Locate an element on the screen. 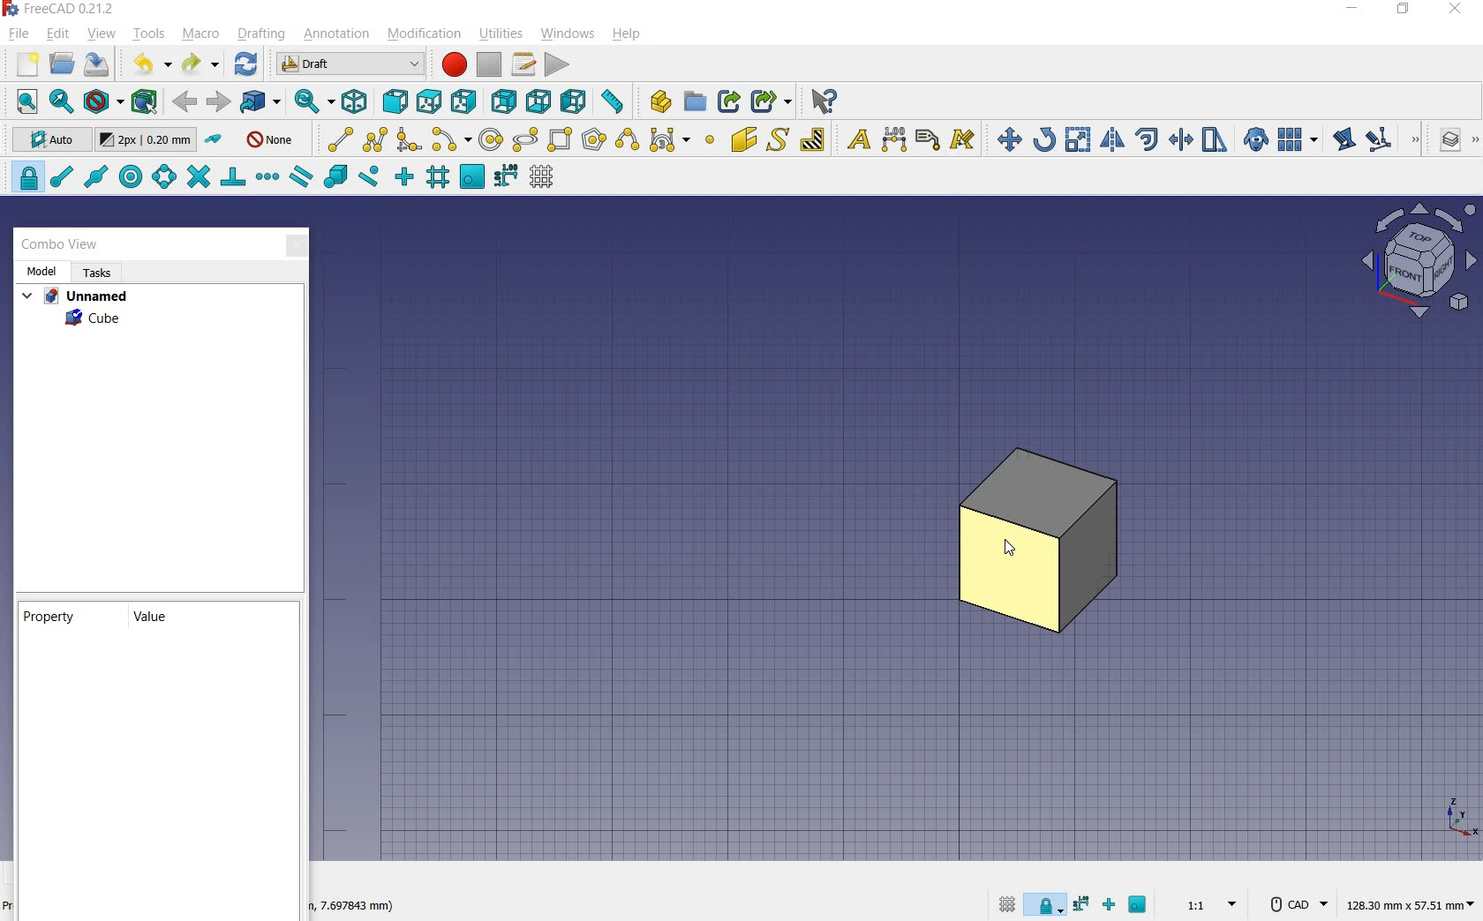  redo is located at coordinates (198, 64).